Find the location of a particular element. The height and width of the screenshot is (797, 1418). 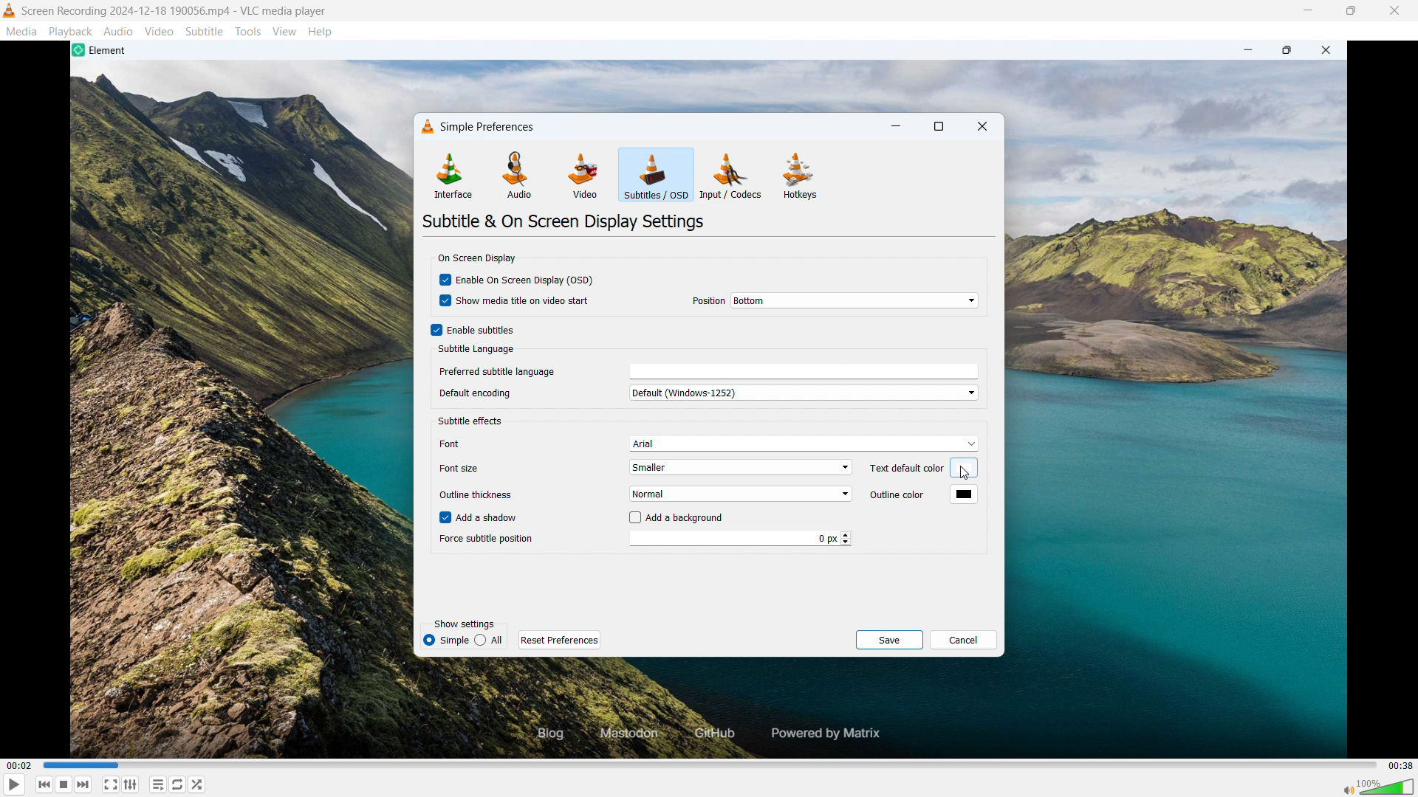

Playback  is located at coordinates (71, 31).